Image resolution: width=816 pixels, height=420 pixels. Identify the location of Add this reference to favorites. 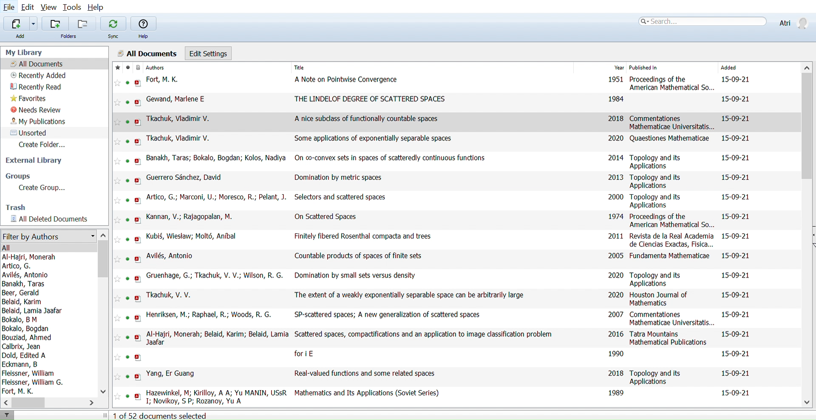
(117, 298).